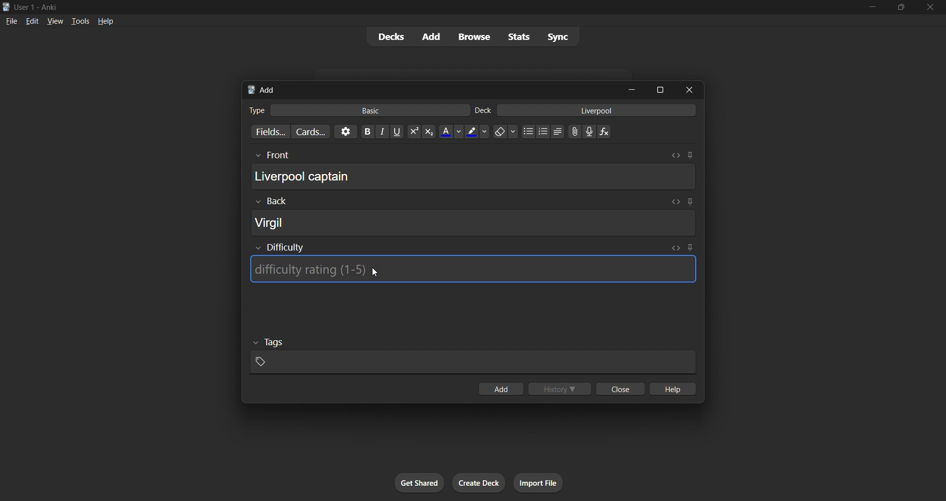 Image resolution: width=946 pixels, height=501 pixels. What do you see at coordinates (432, 37) in the screenshot?
I see `add` at bounding box center [432, 37].